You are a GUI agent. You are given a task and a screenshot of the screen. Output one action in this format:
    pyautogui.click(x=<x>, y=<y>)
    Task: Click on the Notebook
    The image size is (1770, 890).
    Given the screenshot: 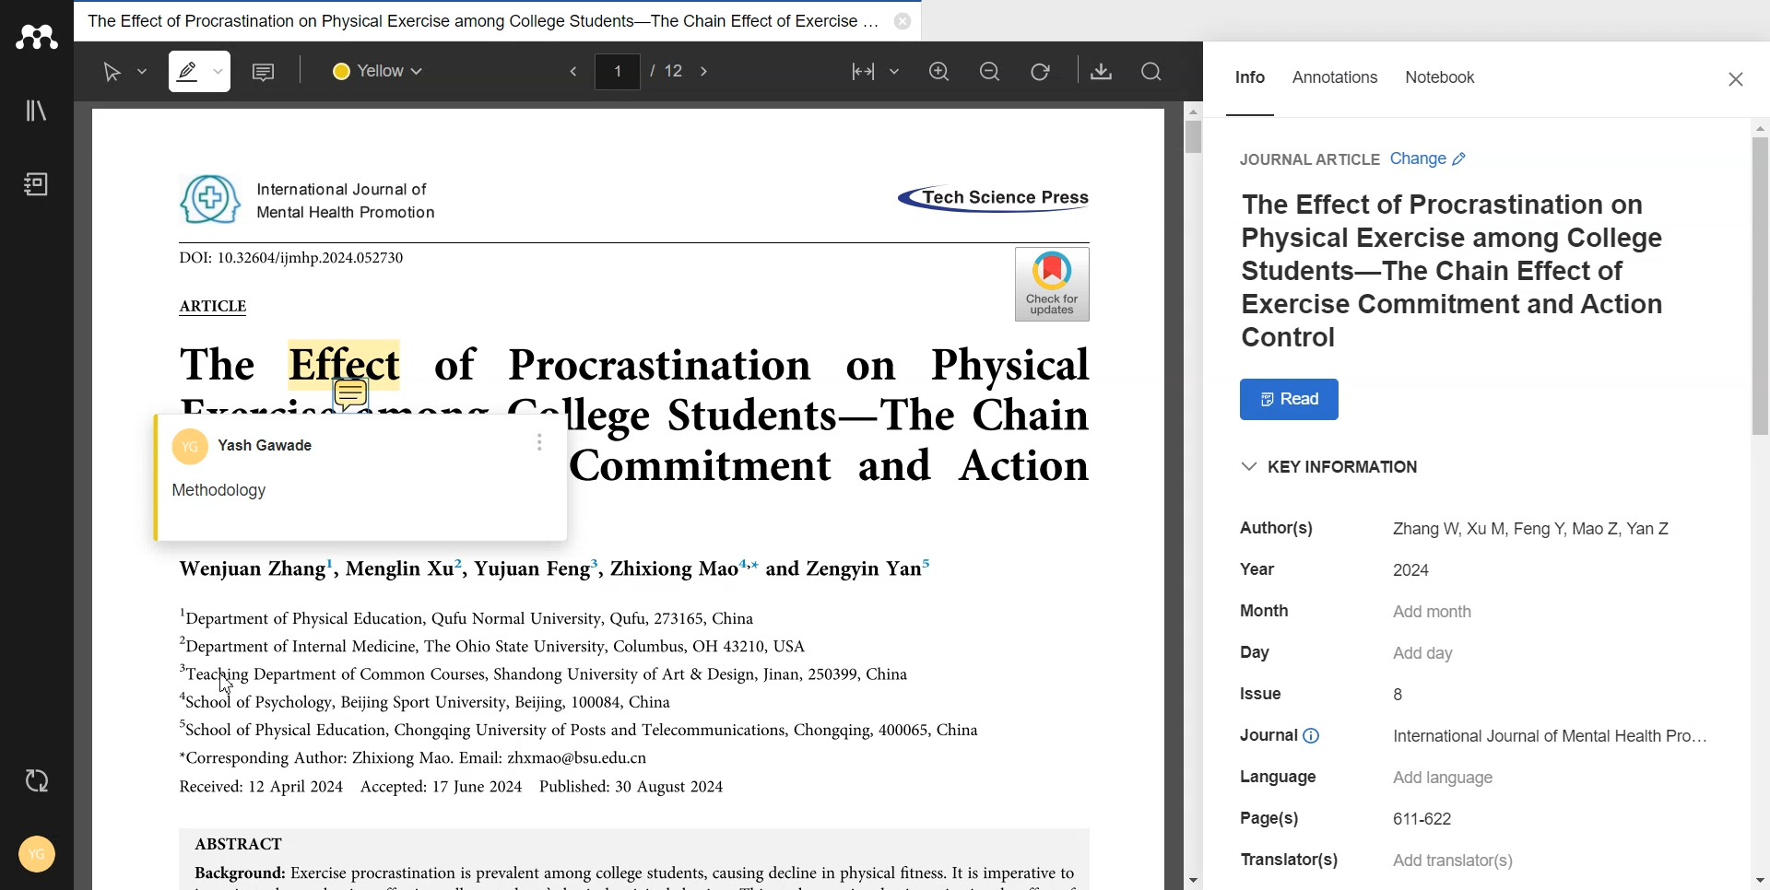 What is the action you would take?
    pyautogui.click(x=1444, y=81)
    